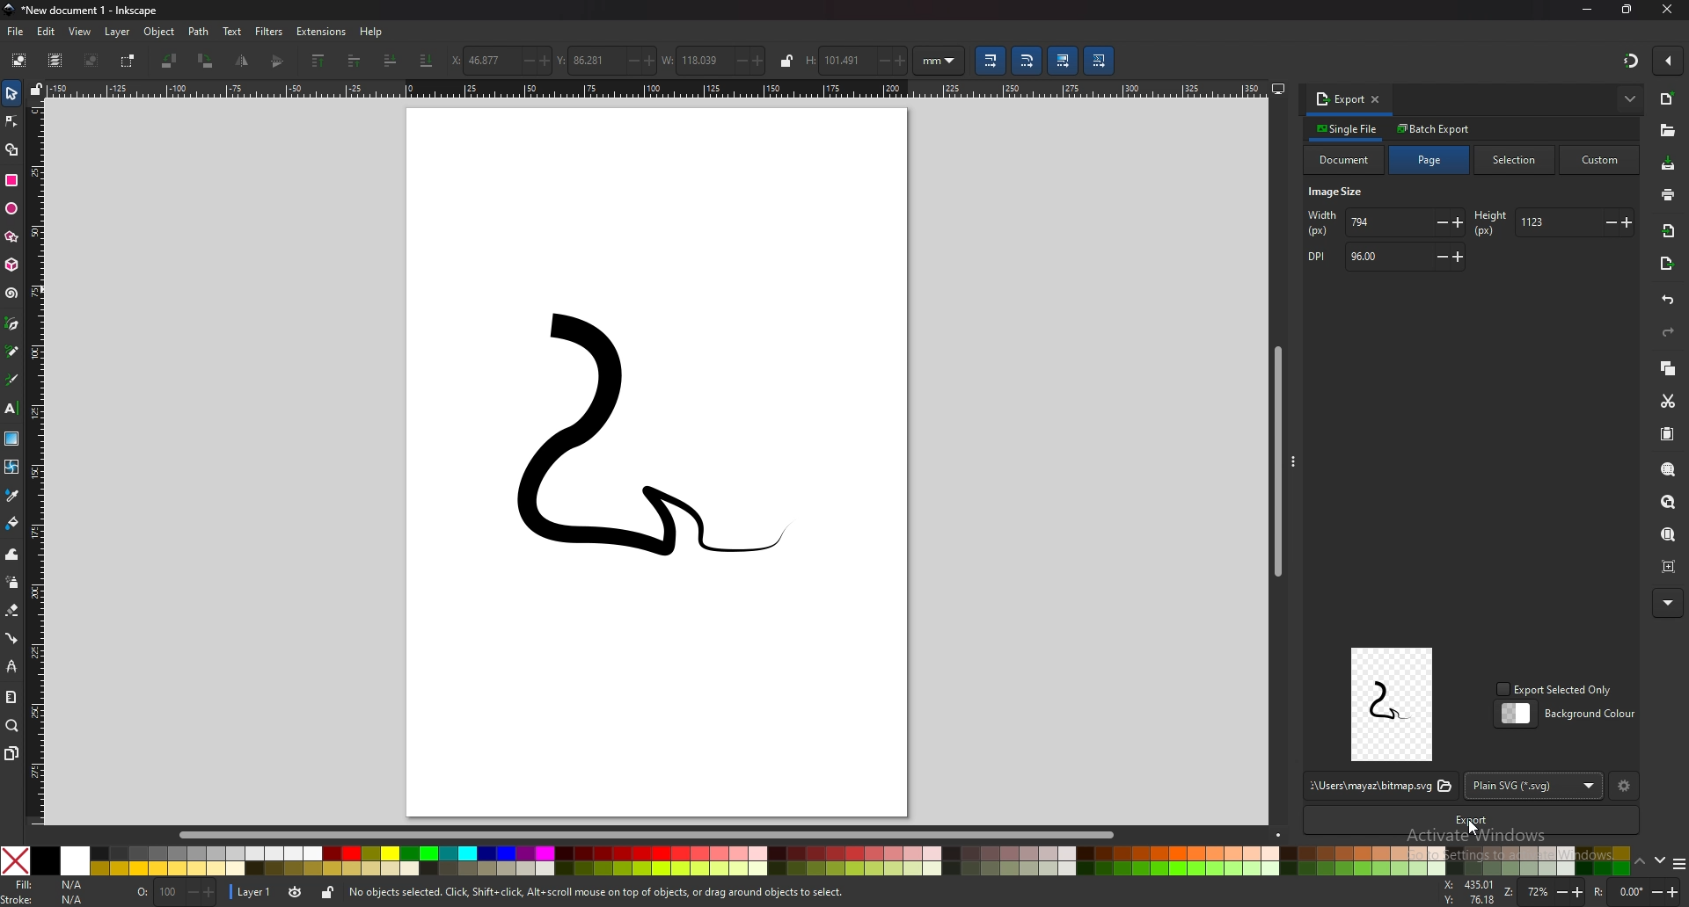 This screenshot has height=907, width=1689. What do you see at coordinates (1667, 11) in the screenshot?
I see `close` at bounding box center [1667, 11].